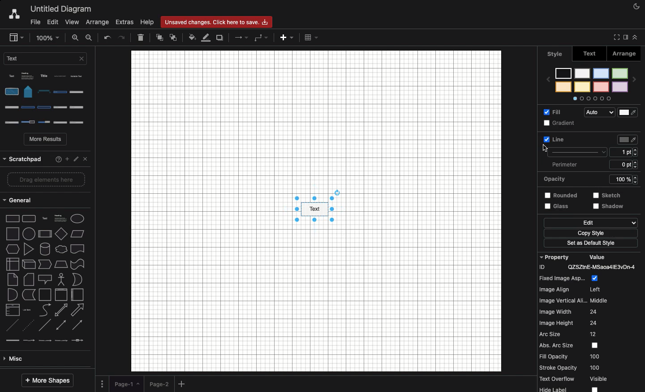  I want to click on type of arrow, so click(48, 250).